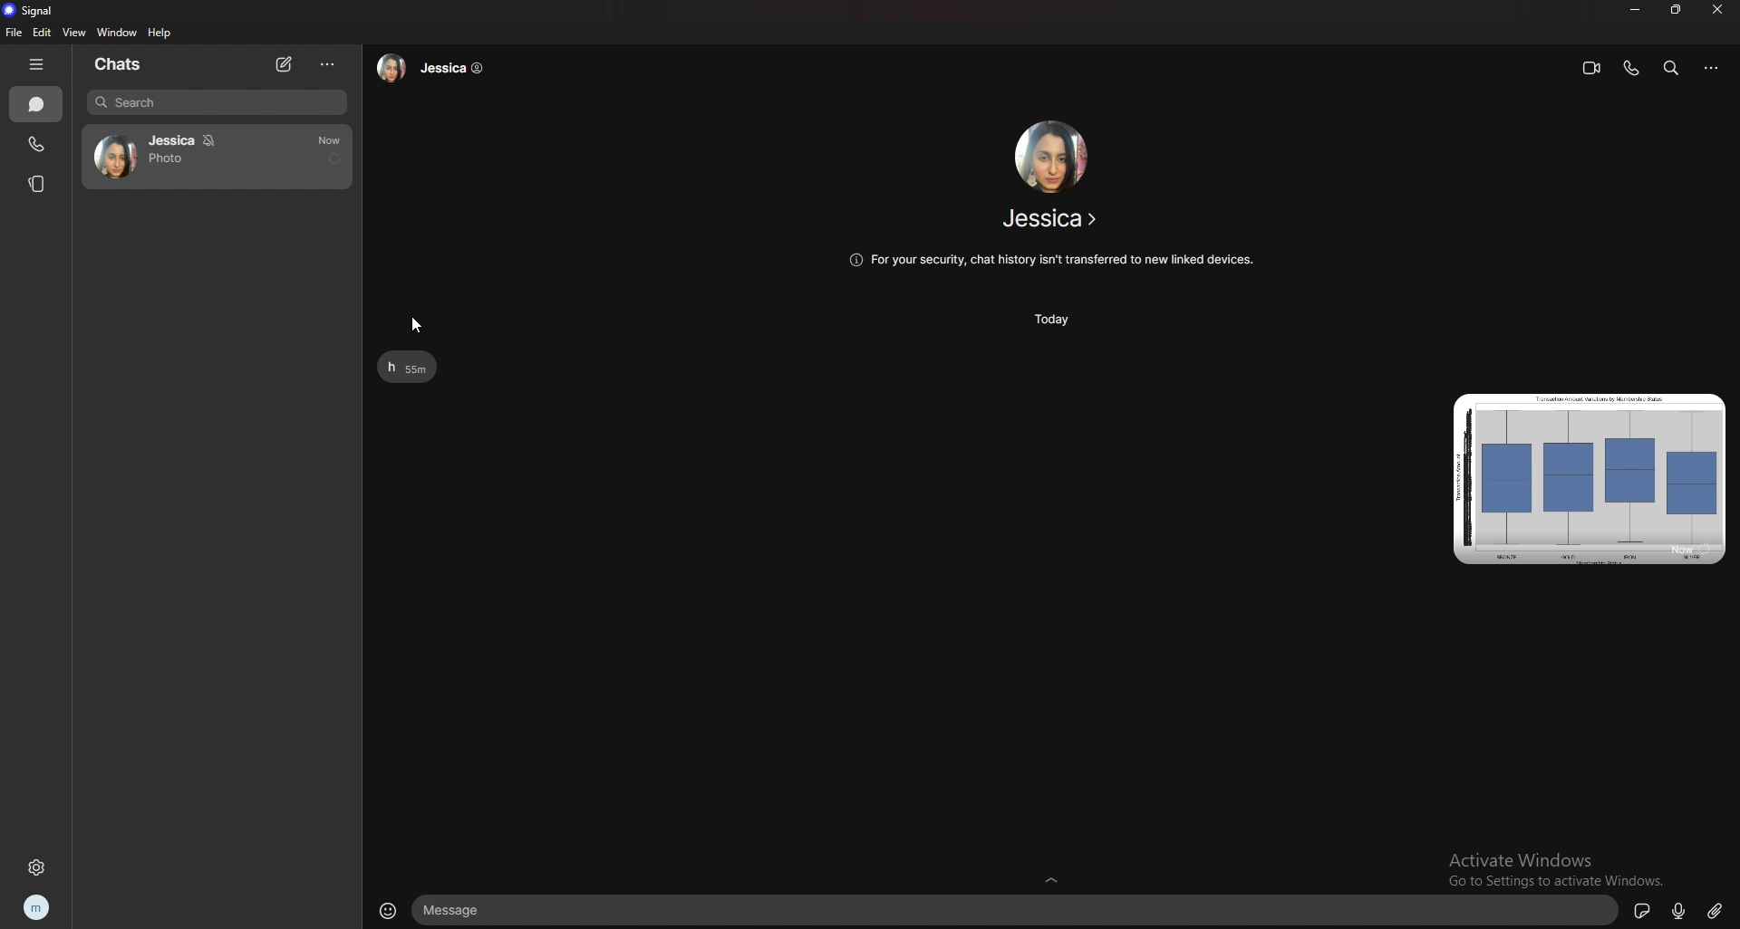 The width and height of the screenshot is (1740, 929). I want to click on text input box, so click(1019, 908).